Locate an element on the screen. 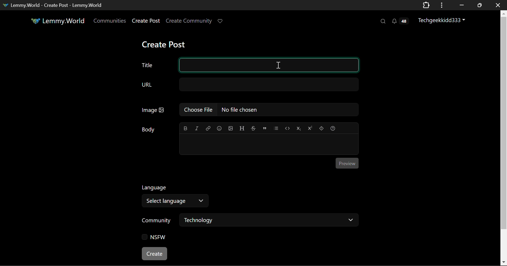 The width and height of the screenshot is (507, 266). spoiler is located at coordinates (322, 127).